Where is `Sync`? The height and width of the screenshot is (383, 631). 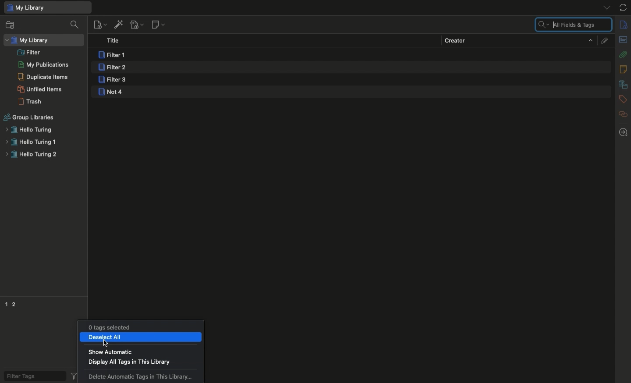
Sync is located at coordinates (624, 7).